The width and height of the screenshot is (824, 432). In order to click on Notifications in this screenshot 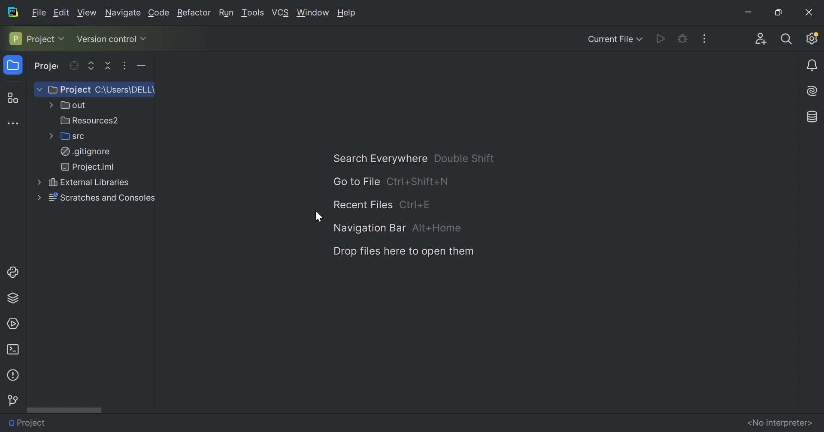, I will do `click(813, 66)`.